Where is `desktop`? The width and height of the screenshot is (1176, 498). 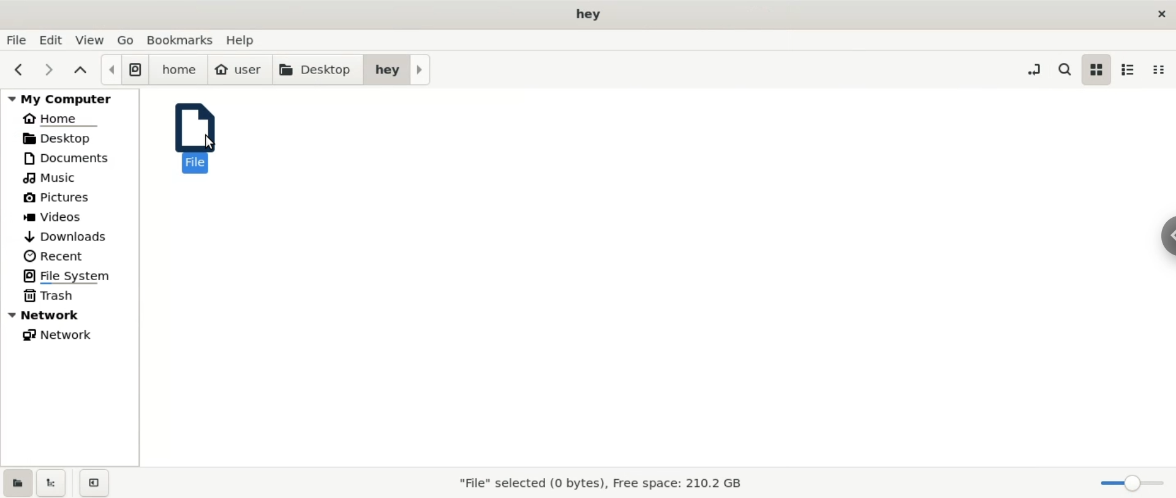
desktop is located at coordinates (70, 138).